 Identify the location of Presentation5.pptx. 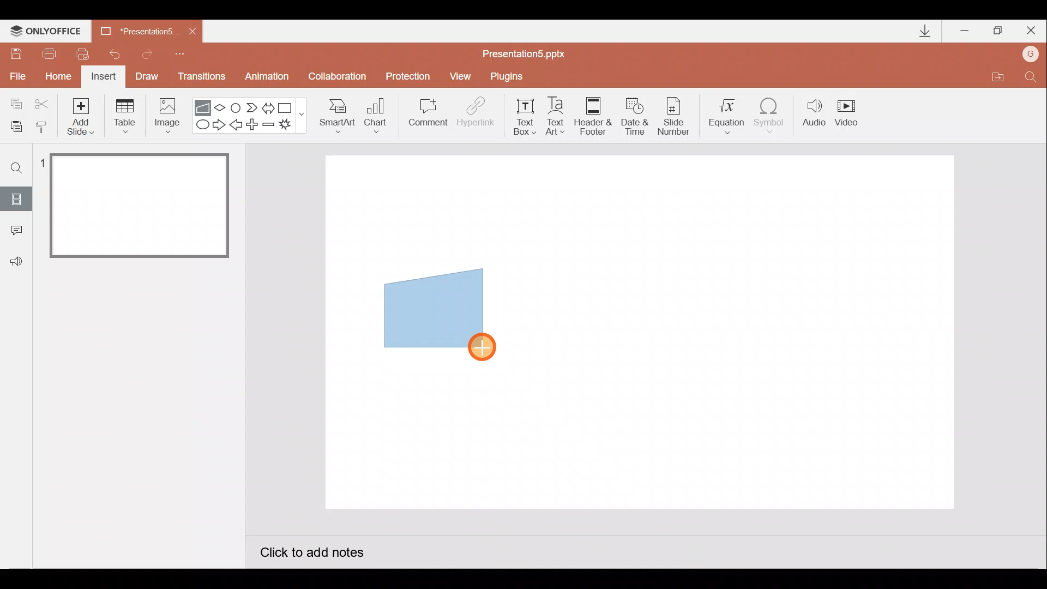
(531, 51).